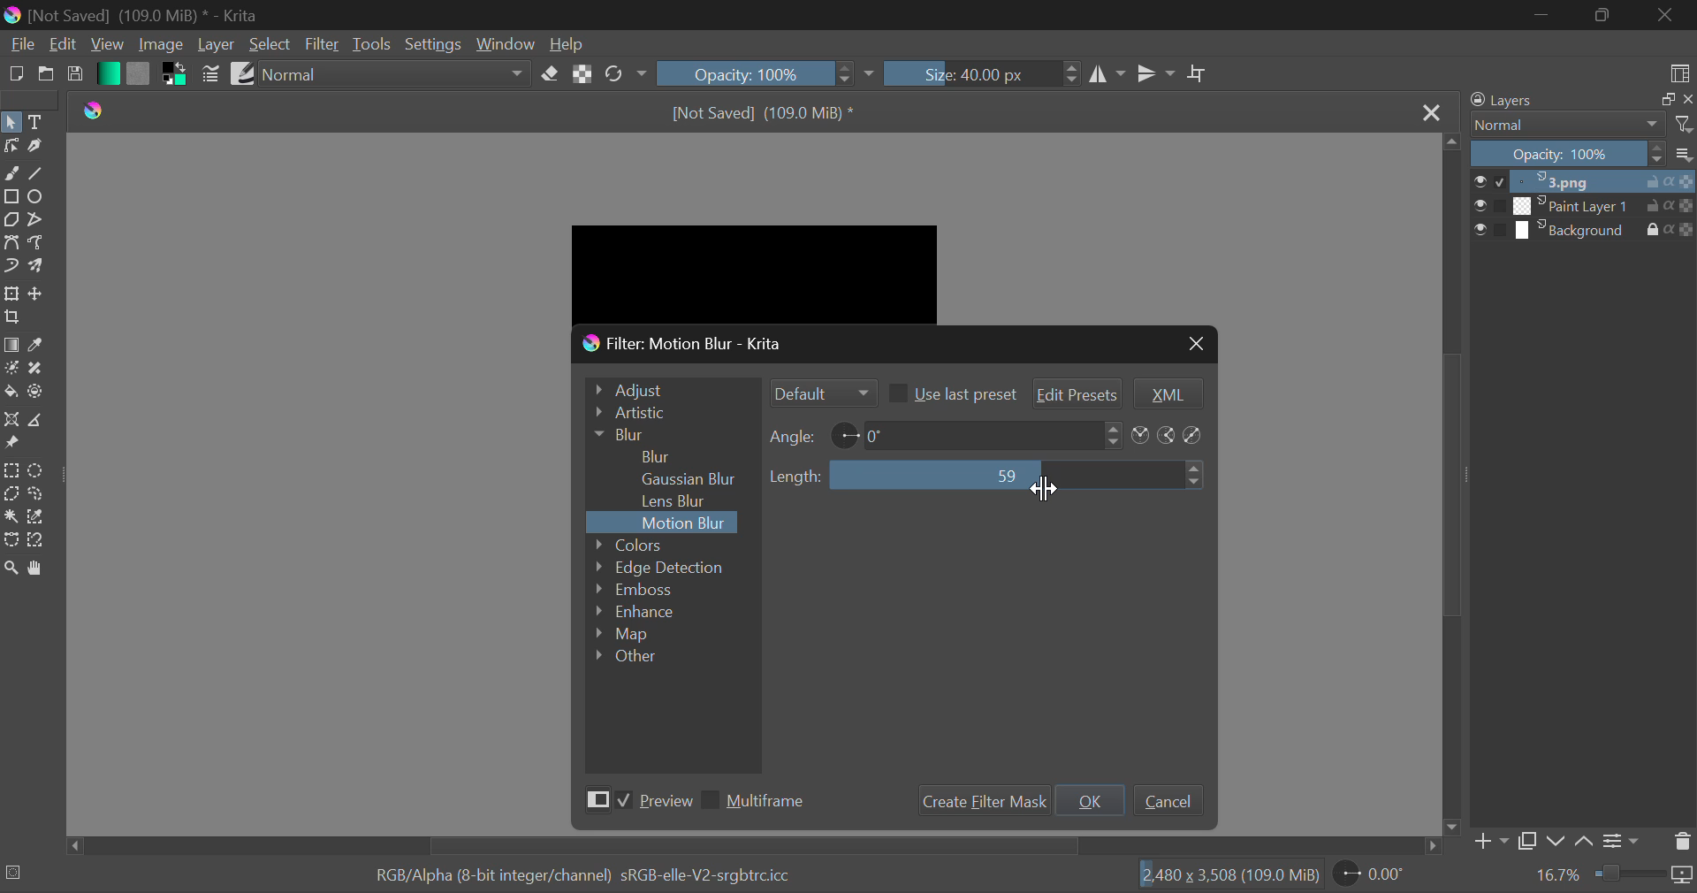 This screenshot has height=893, width=1697. What do you see at coordinates (38, 198) in the screenshot?
I see `Ellipses` at bounding box center [38, 198].